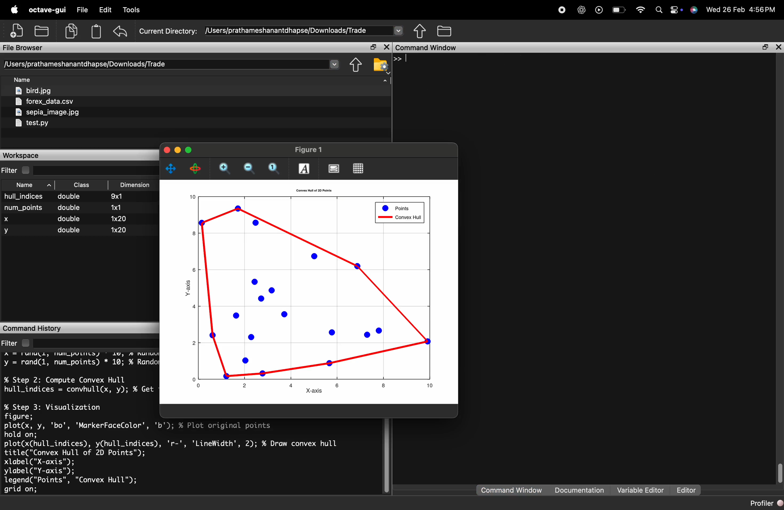  I want to click on edit, so click(106, 10).